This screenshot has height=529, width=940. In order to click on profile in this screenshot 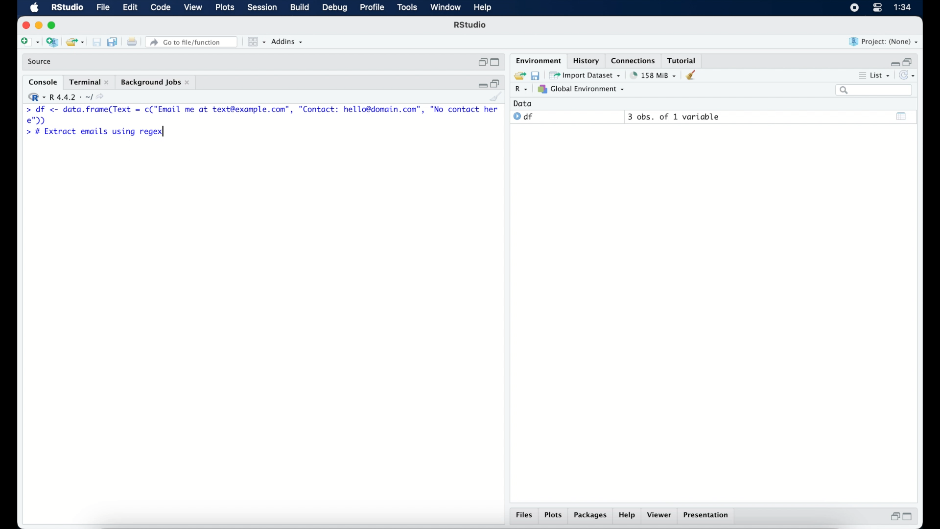, I will do `click(372, 8)`.